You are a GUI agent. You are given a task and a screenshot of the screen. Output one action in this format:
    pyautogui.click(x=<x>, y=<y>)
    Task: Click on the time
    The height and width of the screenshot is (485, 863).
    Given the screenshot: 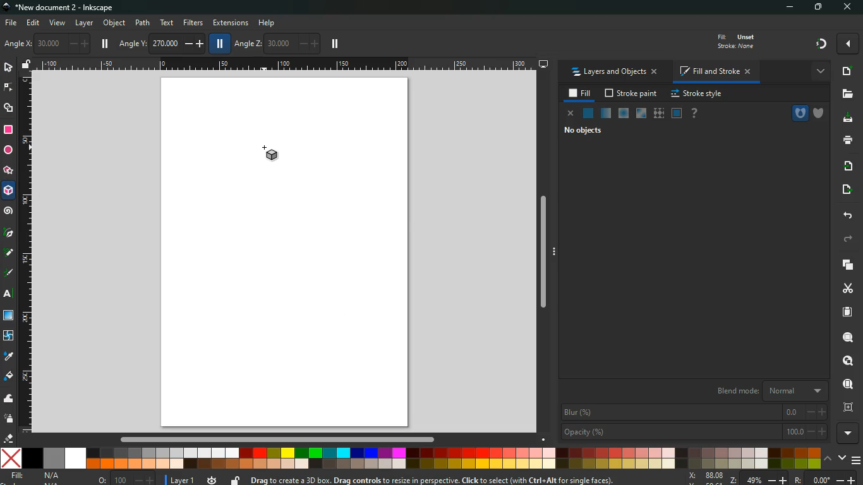 What is the action you would take?
    pyautogui.click(x=212, y=477)
    